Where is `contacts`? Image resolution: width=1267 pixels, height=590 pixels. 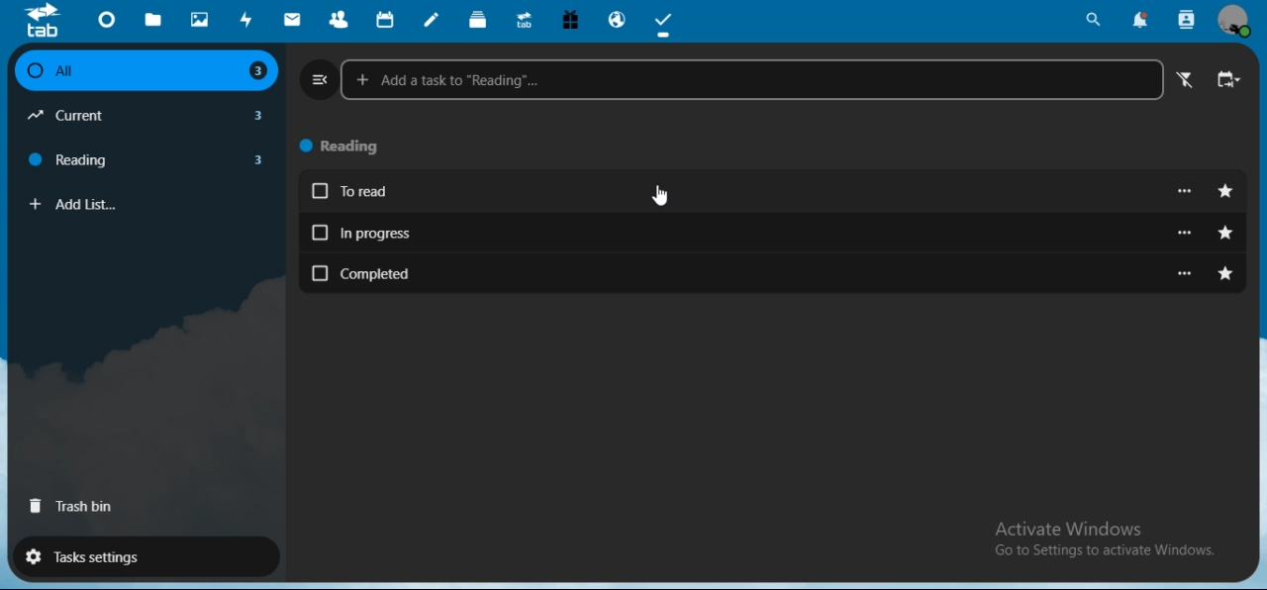
contacts is located at coordinates (336, 20).